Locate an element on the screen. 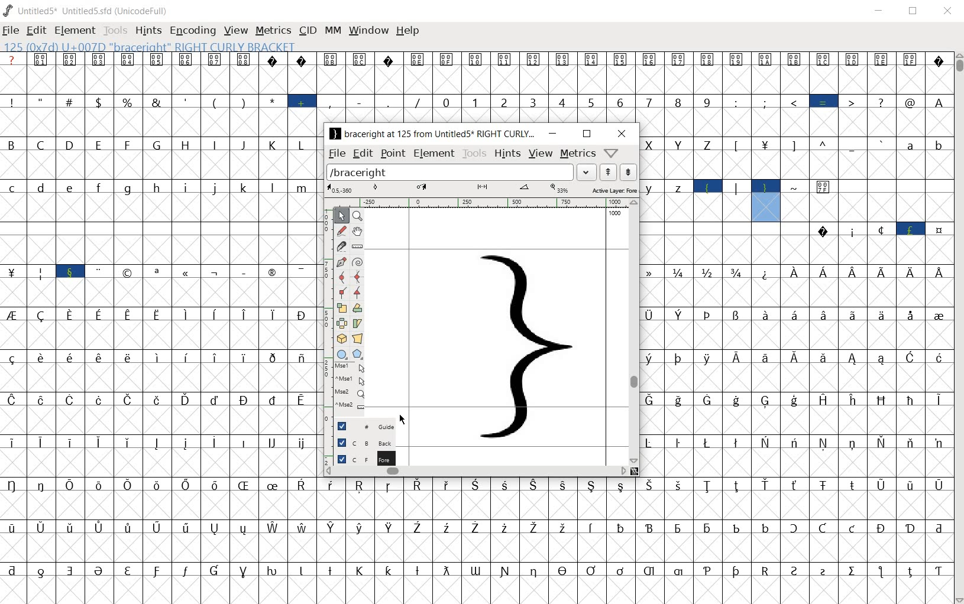 This screenshot has width=964, height=604. change whether spiro is active or not is located at coordinates (355, 261).